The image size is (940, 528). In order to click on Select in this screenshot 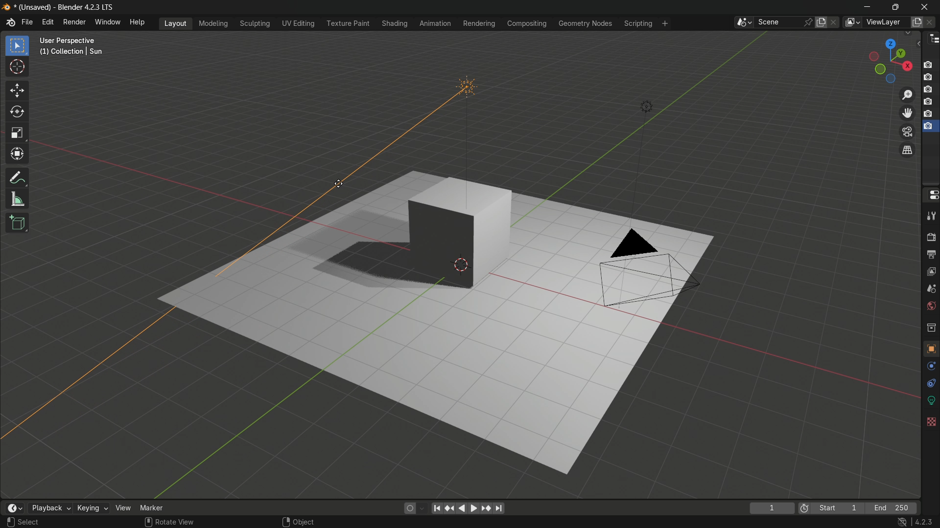, I will do `click(29, 522)`.